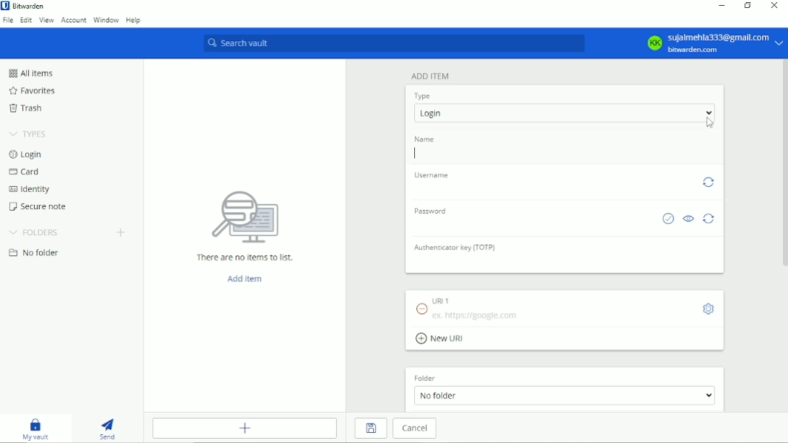 Image resolution: width=788 pixels, height=443 pixels. I want to click on Login, so click(27, 154).